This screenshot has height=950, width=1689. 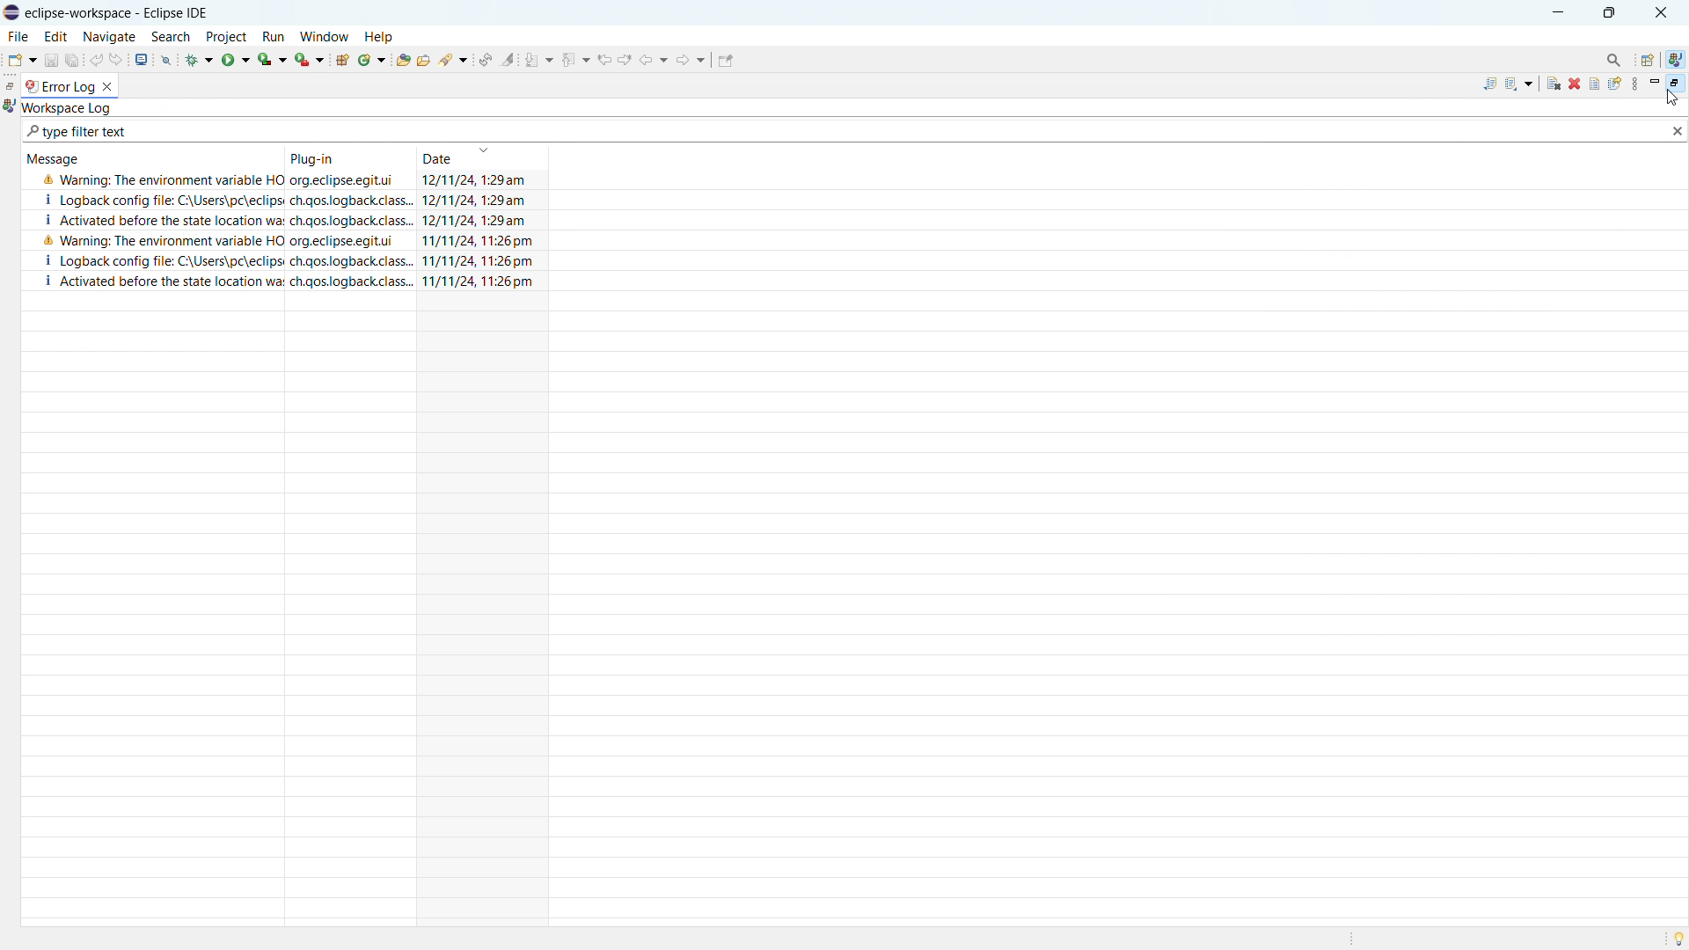 What do you see at coordinates (1674, 84) in the screenshot?
I see `maximize` at bounding box center [1674, 84].